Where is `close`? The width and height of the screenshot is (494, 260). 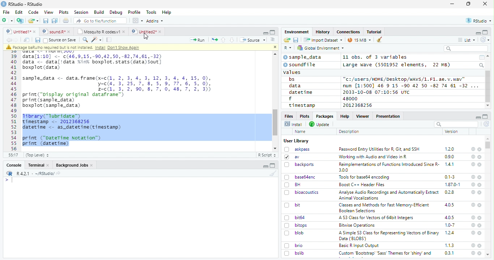 close is located at coordinates (274, 46).